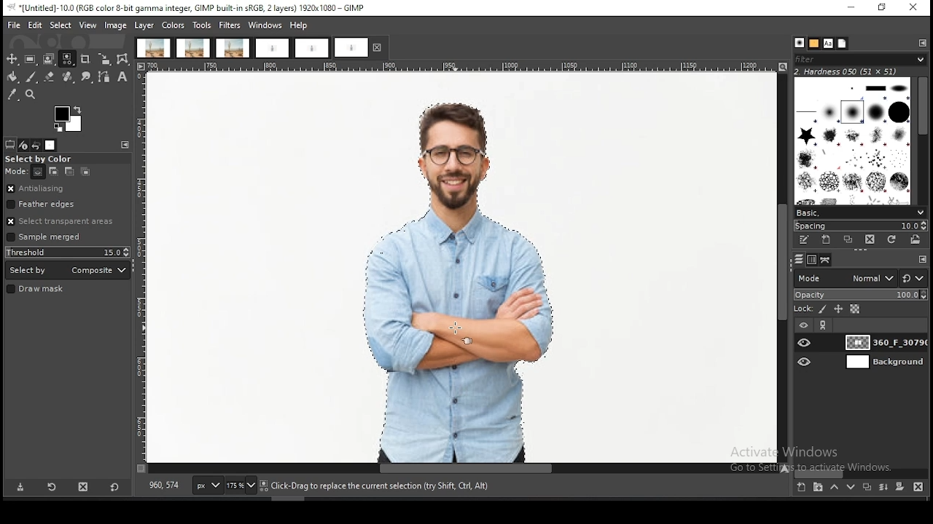 Image resolution: width=933 pixels, height=524 pixels. I want to click on channels, so click(813, 260).